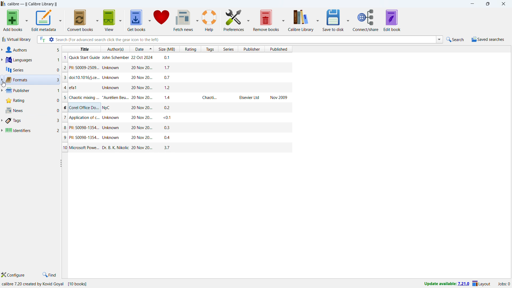 This screenshot has width=512, height=288. I want to click on tags, so click(32, 121).